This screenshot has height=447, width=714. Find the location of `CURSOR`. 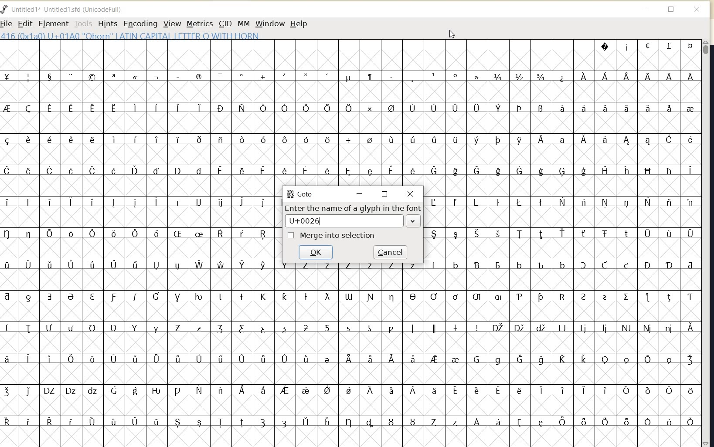

CURSOR is located at coordinates (452, 34).